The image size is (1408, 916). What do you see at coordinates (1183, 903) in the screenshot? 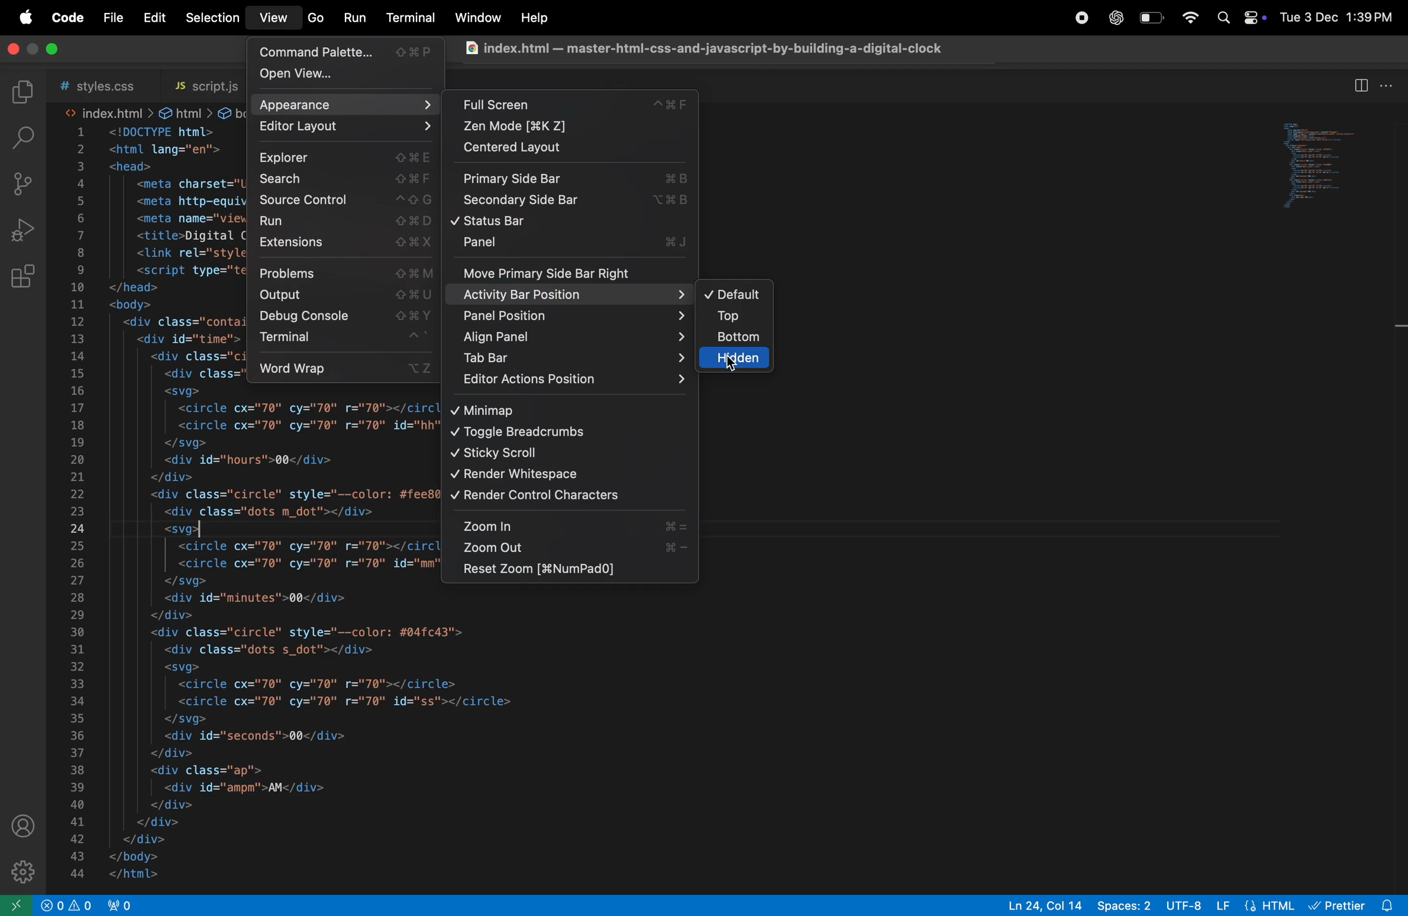
I see `utf 8` at bounding box center [1183, 903].